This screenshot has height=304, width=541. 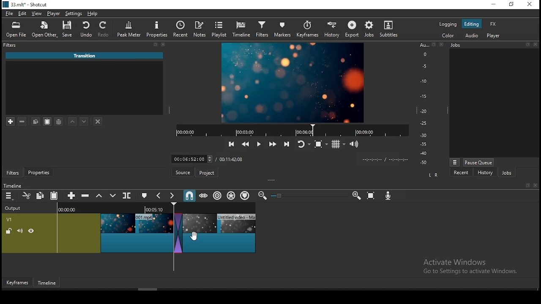 What do you see at coordinates (49, 122) in the screenshot?
I see `paste filter` at bounding box center [49, 122].